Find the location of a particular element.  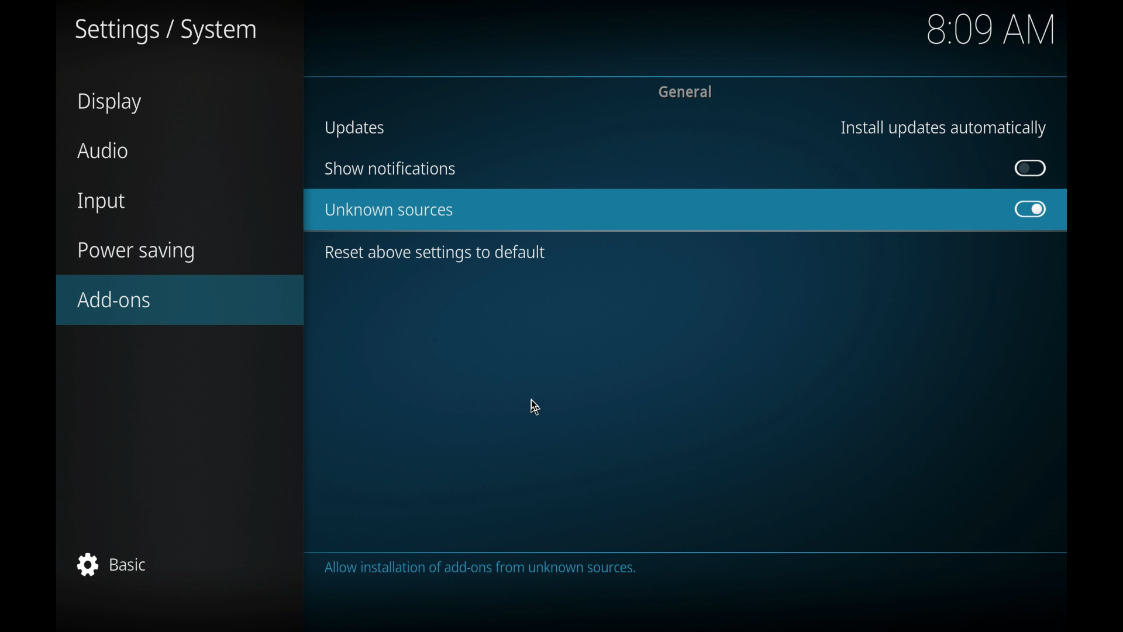

general is located at coordinates (687, 92).